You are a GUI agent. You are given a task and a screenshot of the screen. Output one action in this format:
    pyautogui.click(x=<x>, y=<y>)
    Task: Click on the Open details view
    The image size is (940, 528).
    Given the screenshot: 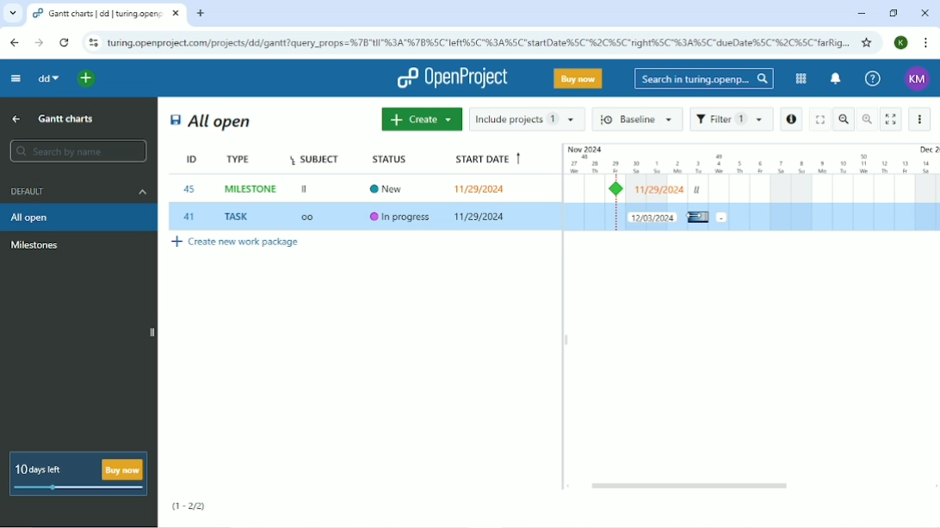 What is the action you would take?
    pyautogui.click(x=791, y=120)
    